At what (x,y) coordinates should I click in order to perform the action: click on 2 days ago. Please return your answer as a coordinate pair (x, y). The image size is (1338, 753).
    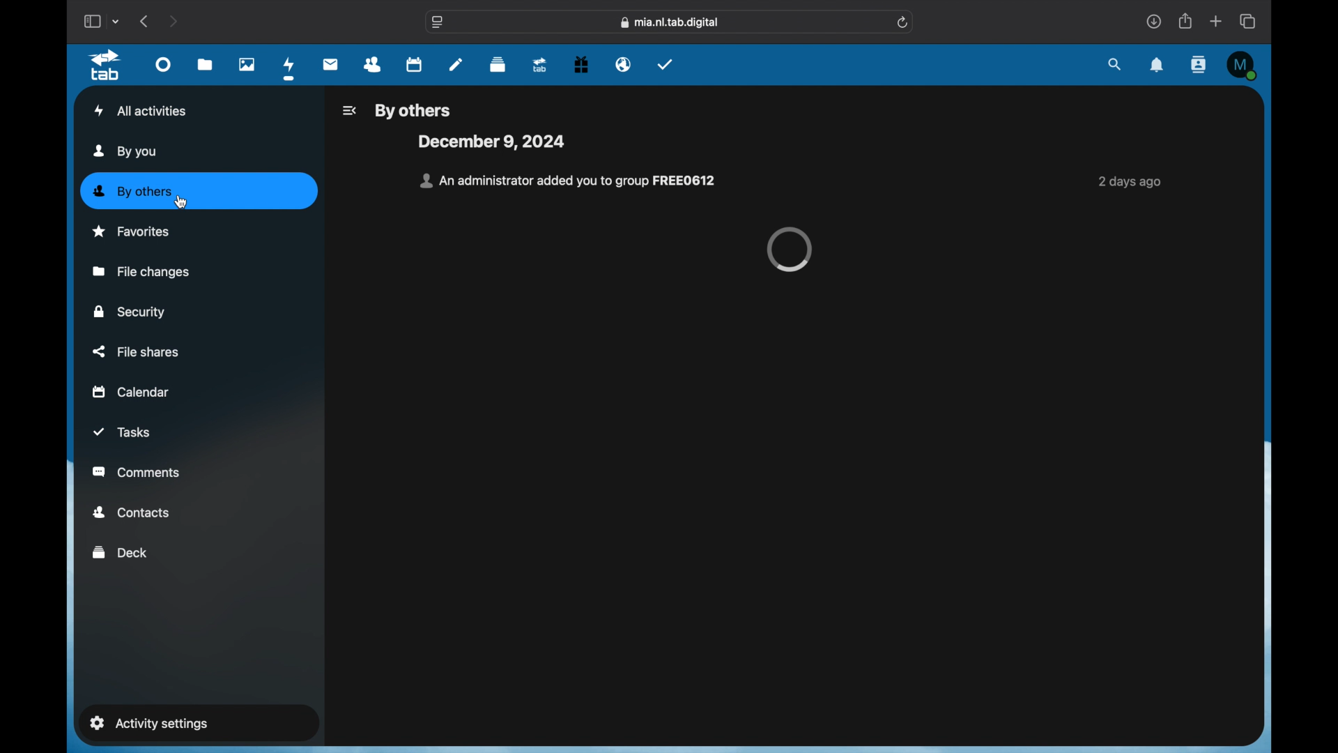
    Looking at the image, I should click on (1129, 181).